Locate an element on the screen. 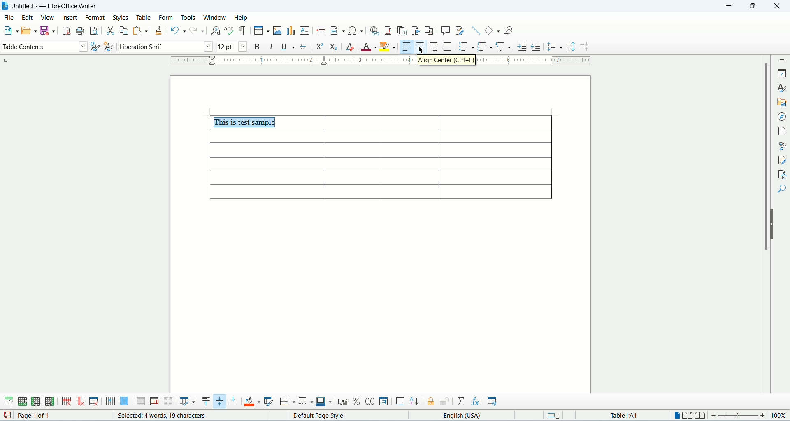 This screenshot has width=790, height=421. help is located at coordinates (241, 18).